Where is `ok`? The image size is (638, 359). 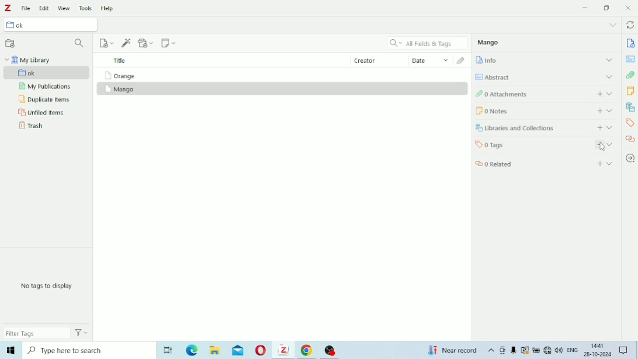 ok is located at coordinates (47, 73).